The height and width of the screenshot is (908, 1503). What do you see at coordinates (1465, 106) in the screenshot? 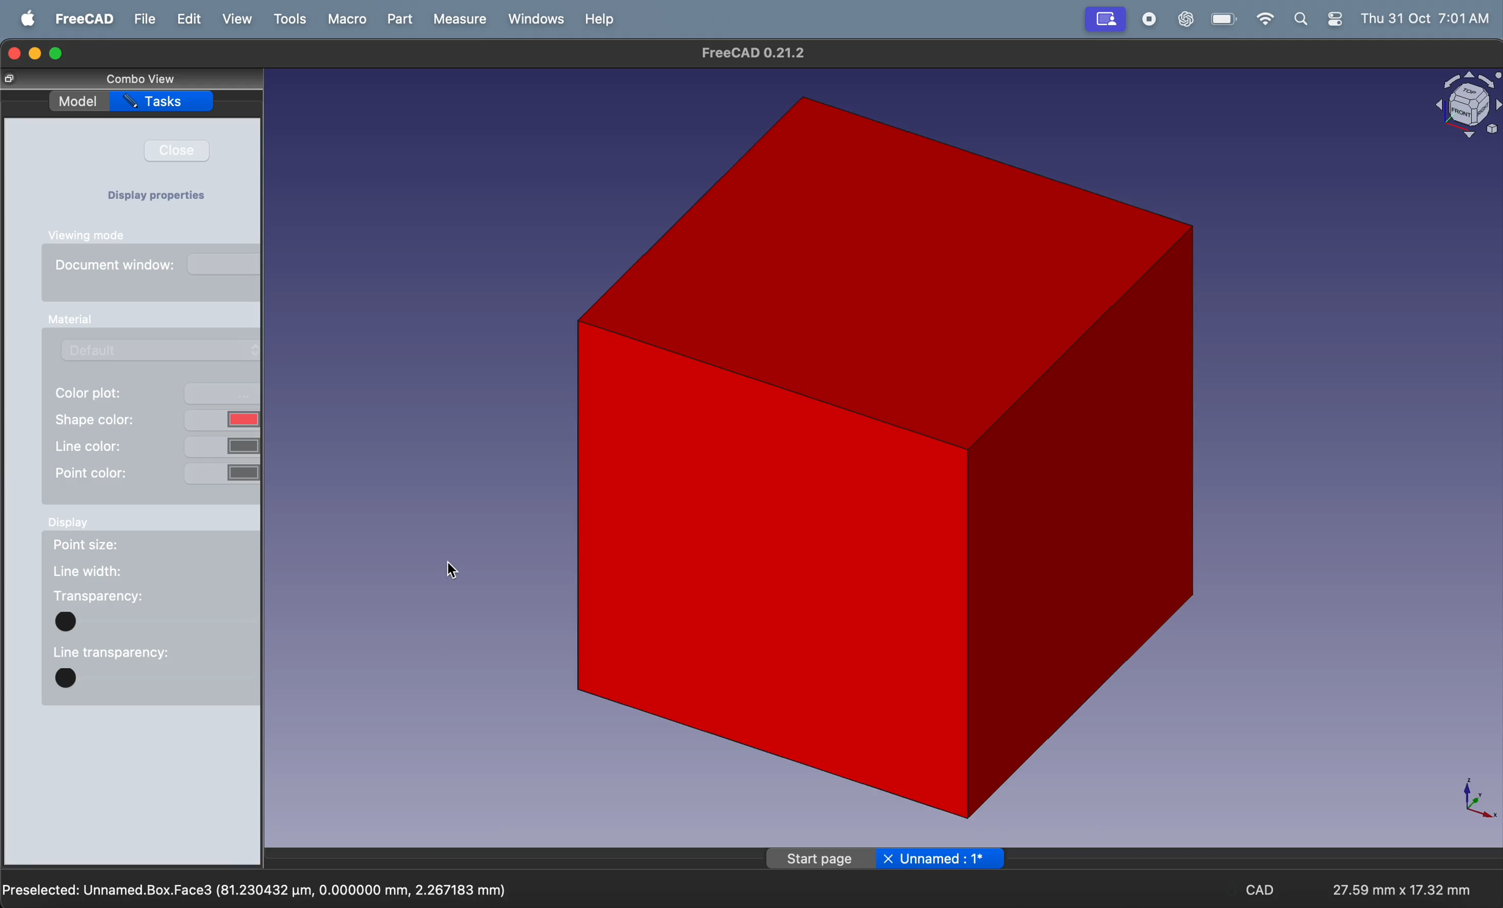
I see `object view` at bounding box center [1465, 106].